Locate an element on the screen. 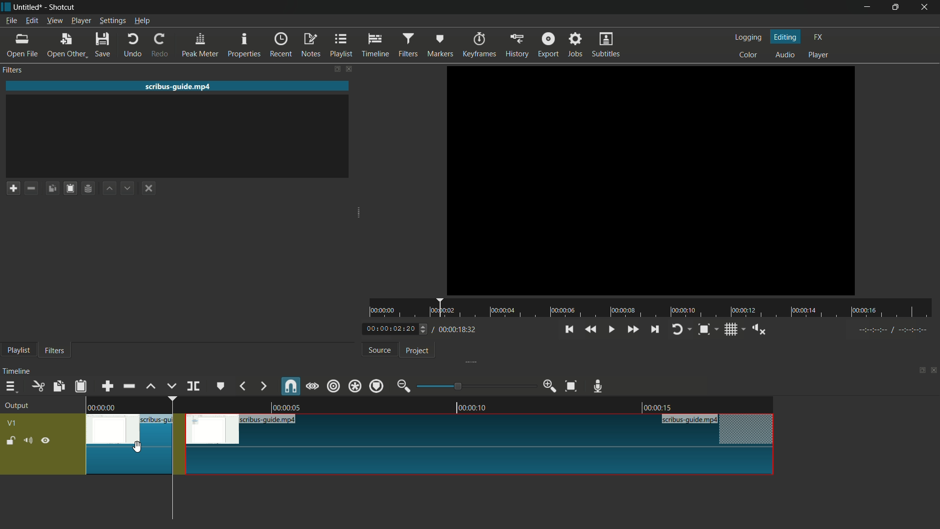 This screenshot has width=940, height=529. toggle play or pause is located at coordinates (611, 329).